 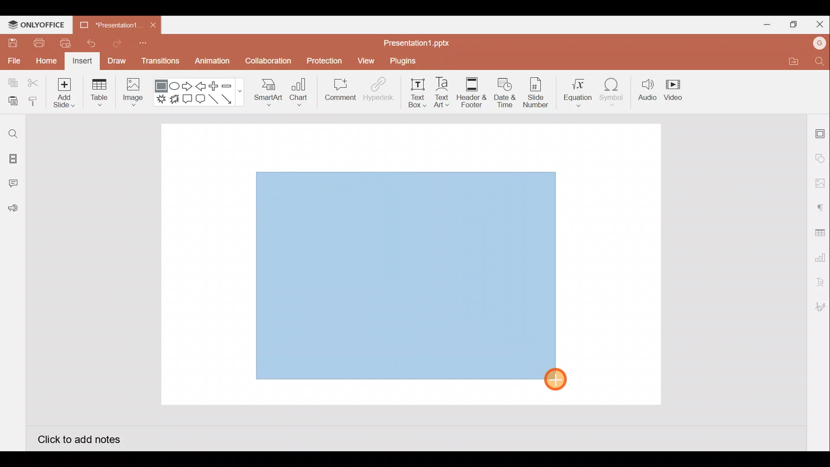 I want to click on Maximize, so click(x=791, y=25).